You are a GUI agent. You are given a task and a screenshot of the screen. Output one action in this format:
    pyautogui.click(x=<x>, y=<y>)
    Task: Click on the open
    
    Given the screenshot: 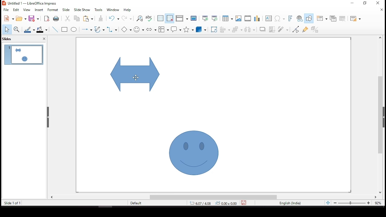 What is the action you would take?
    pyautogui.click(x=21, y=19)
    